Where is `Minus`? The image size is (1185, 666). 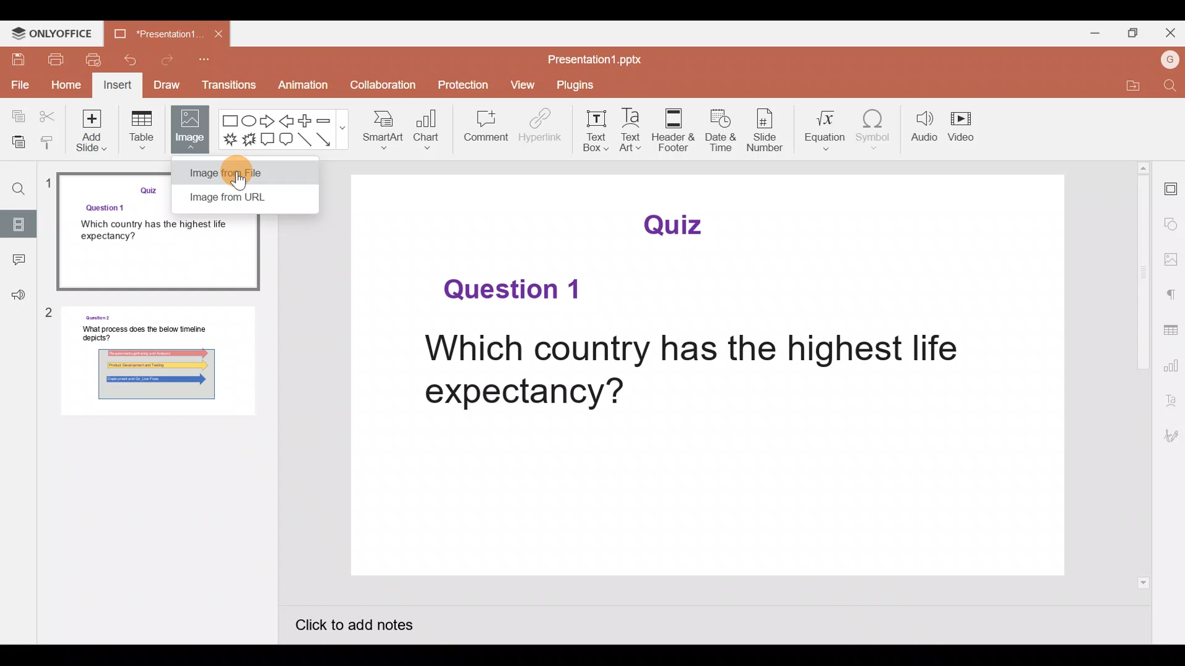 Minus is located at coordinates (330, 119).